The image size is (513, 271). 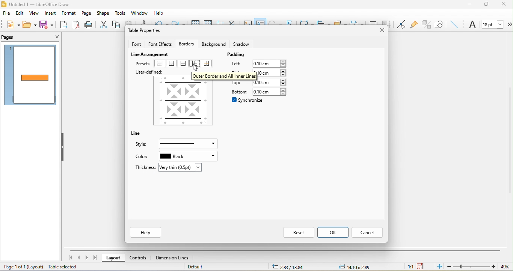 What do you see at coordinates (224, 76) in the screenshot?
I see `outer border and all inner lines` at bounding box center [224, 76].